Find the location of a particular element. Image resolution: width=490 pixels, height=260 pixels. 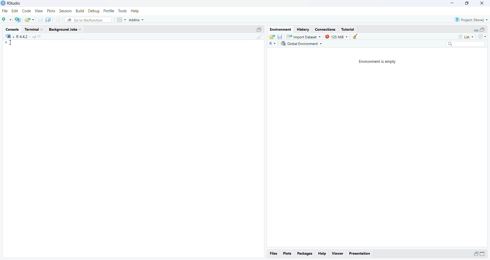

RStudio is located at coordinates (14, 3).